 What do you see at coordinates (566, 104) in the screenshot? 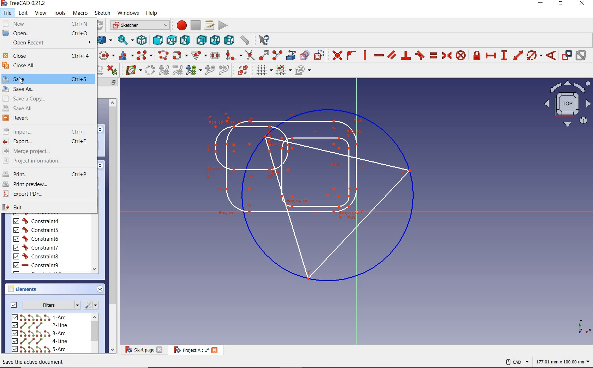
I see `VIEW` at bounding box center [566, 104].